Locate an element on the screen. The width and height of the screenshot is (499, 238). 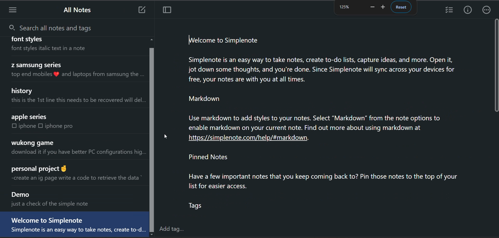
personal project @ is located at coordinates (40, 168).